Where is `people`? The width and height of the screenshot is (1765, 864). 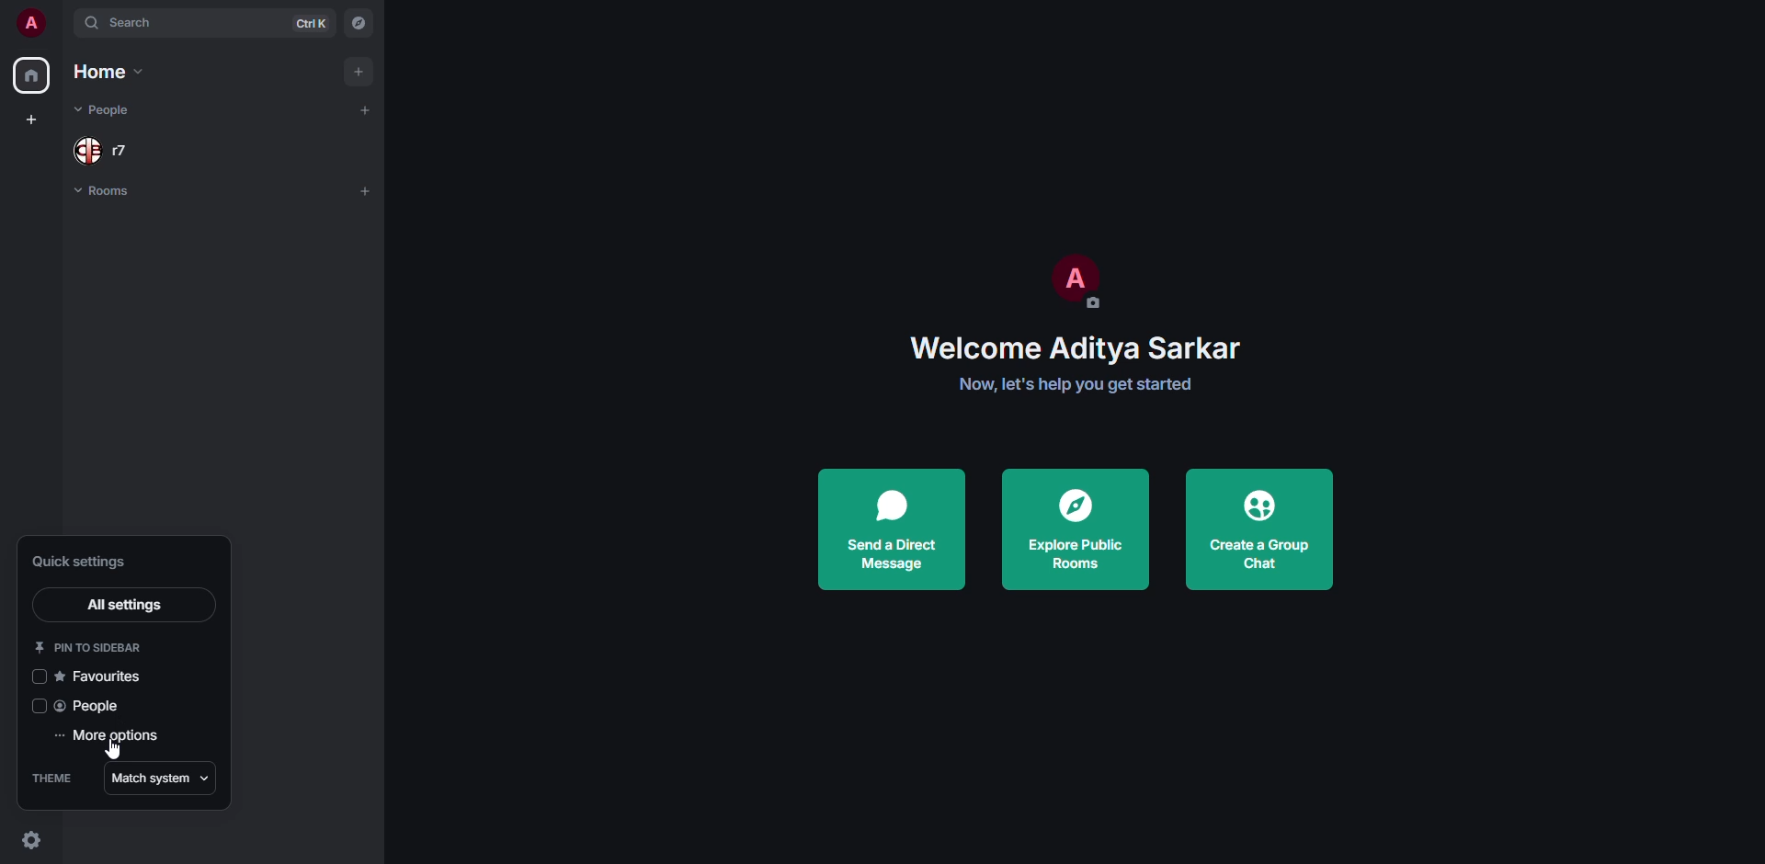 people is located at coordinates (94, 707).